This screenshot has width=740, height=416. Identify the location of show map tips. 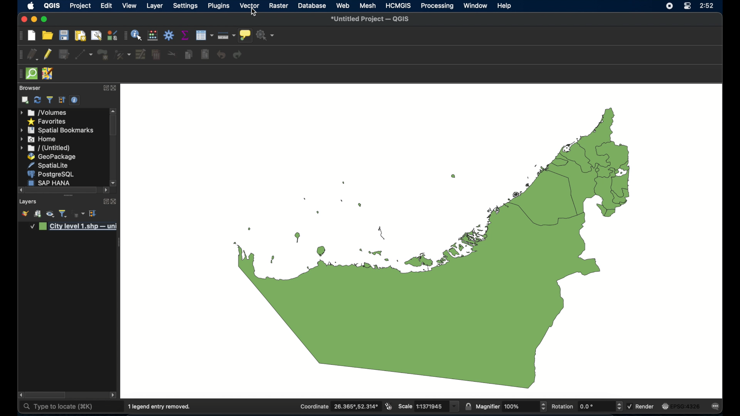
(245, 35).